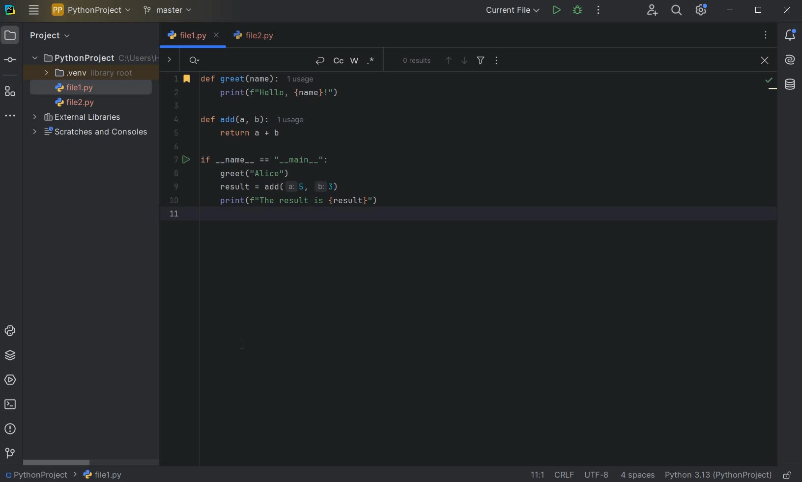  What do you see at coordinates (372, 62) in the screenshot?
I see `REGEX` at bounding box center [372, 62].